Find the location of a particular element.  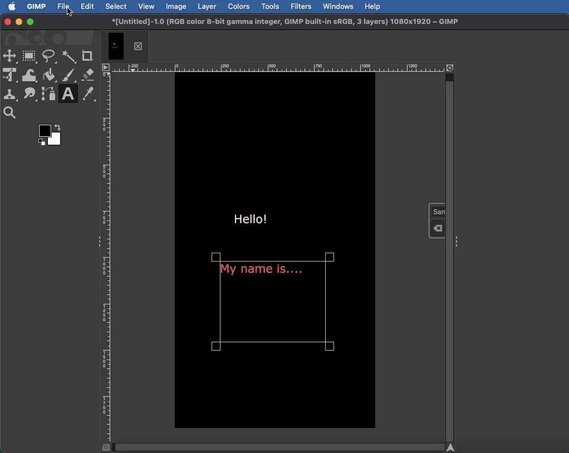

Scroll is located at coordinates (278, 448).